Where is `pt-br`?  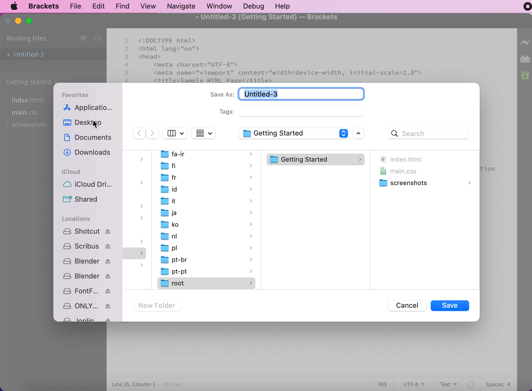
pt-br is located at coordinates (207, 260).